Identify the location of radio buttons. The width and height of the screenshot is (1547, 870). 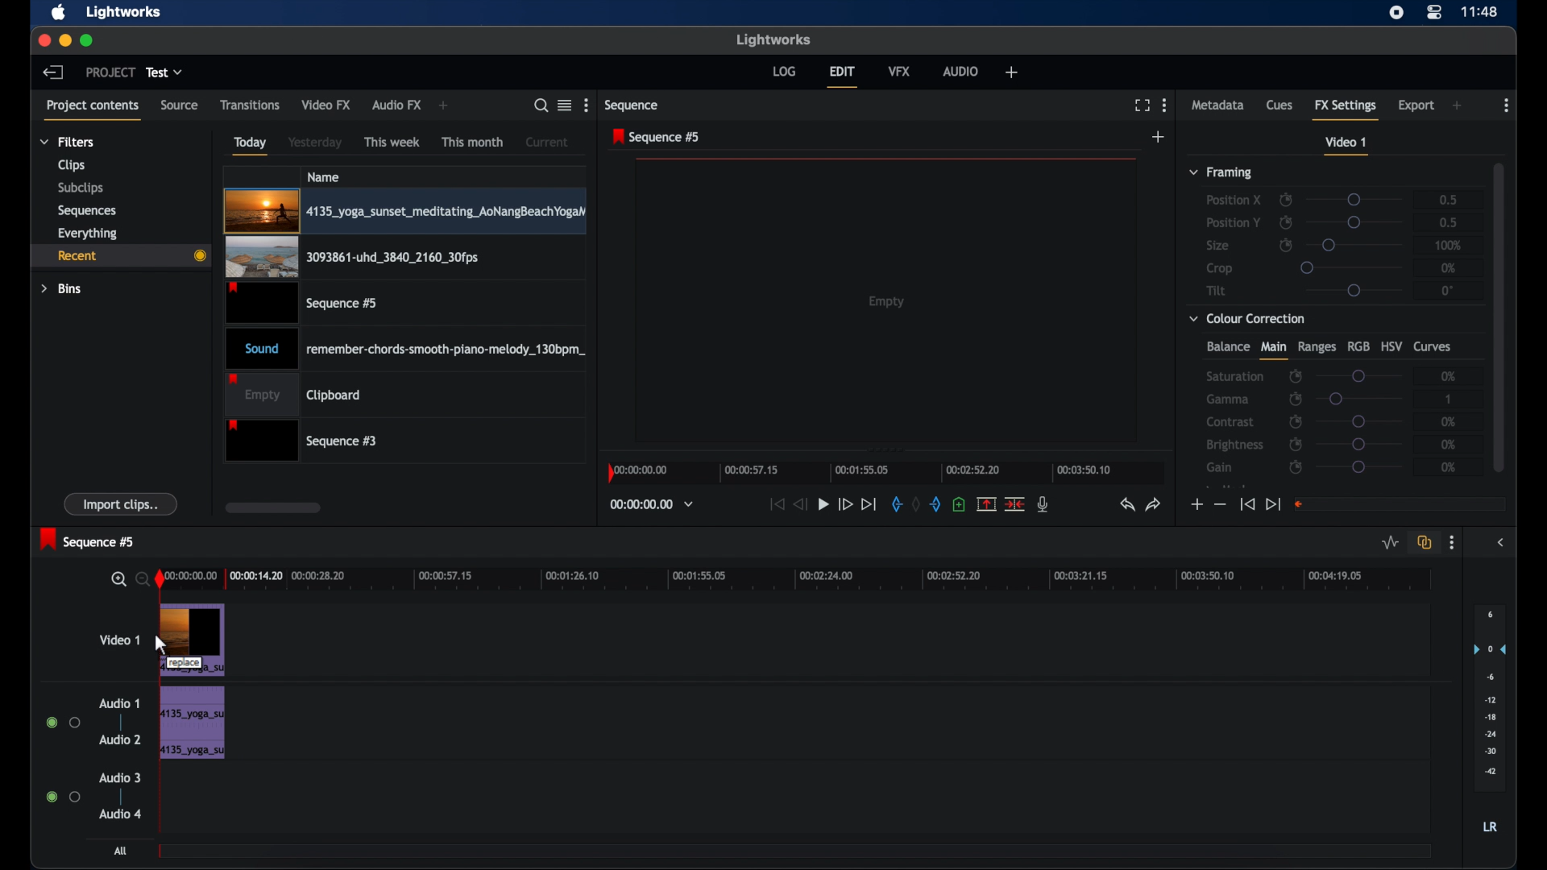
(64, 723).